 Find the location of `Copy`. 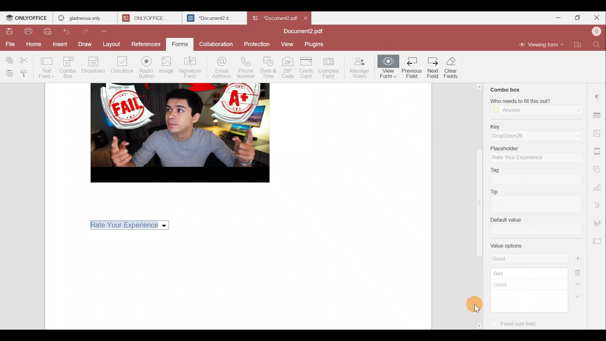

Copy is located at coordinates (9, 59).